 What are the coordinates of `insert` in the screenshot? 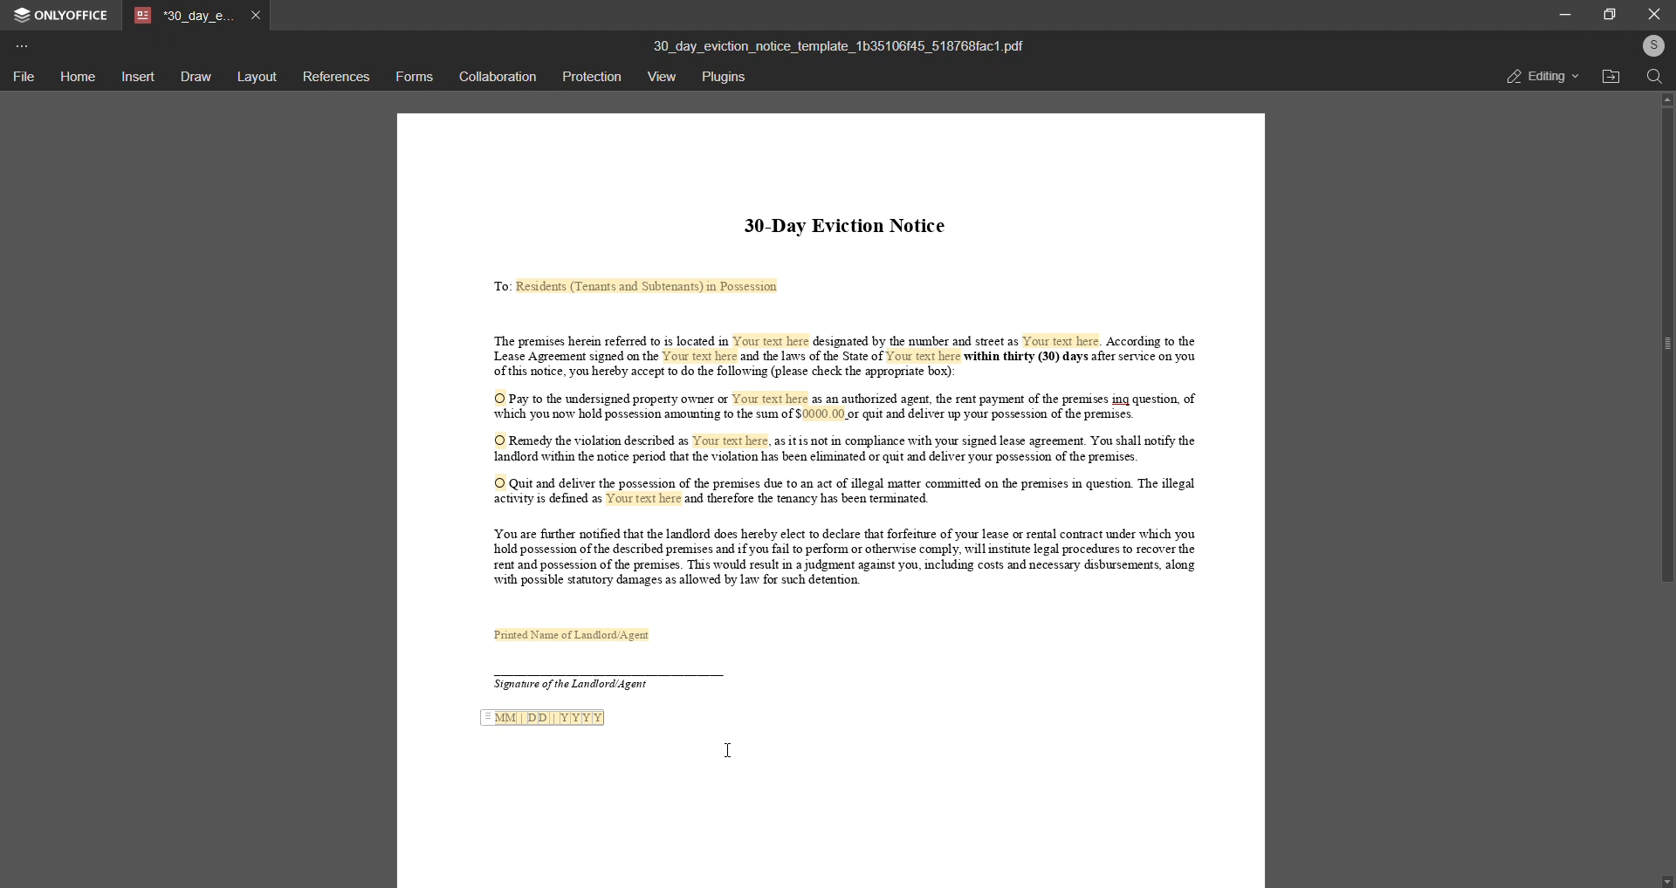 It's located at (134, 78).